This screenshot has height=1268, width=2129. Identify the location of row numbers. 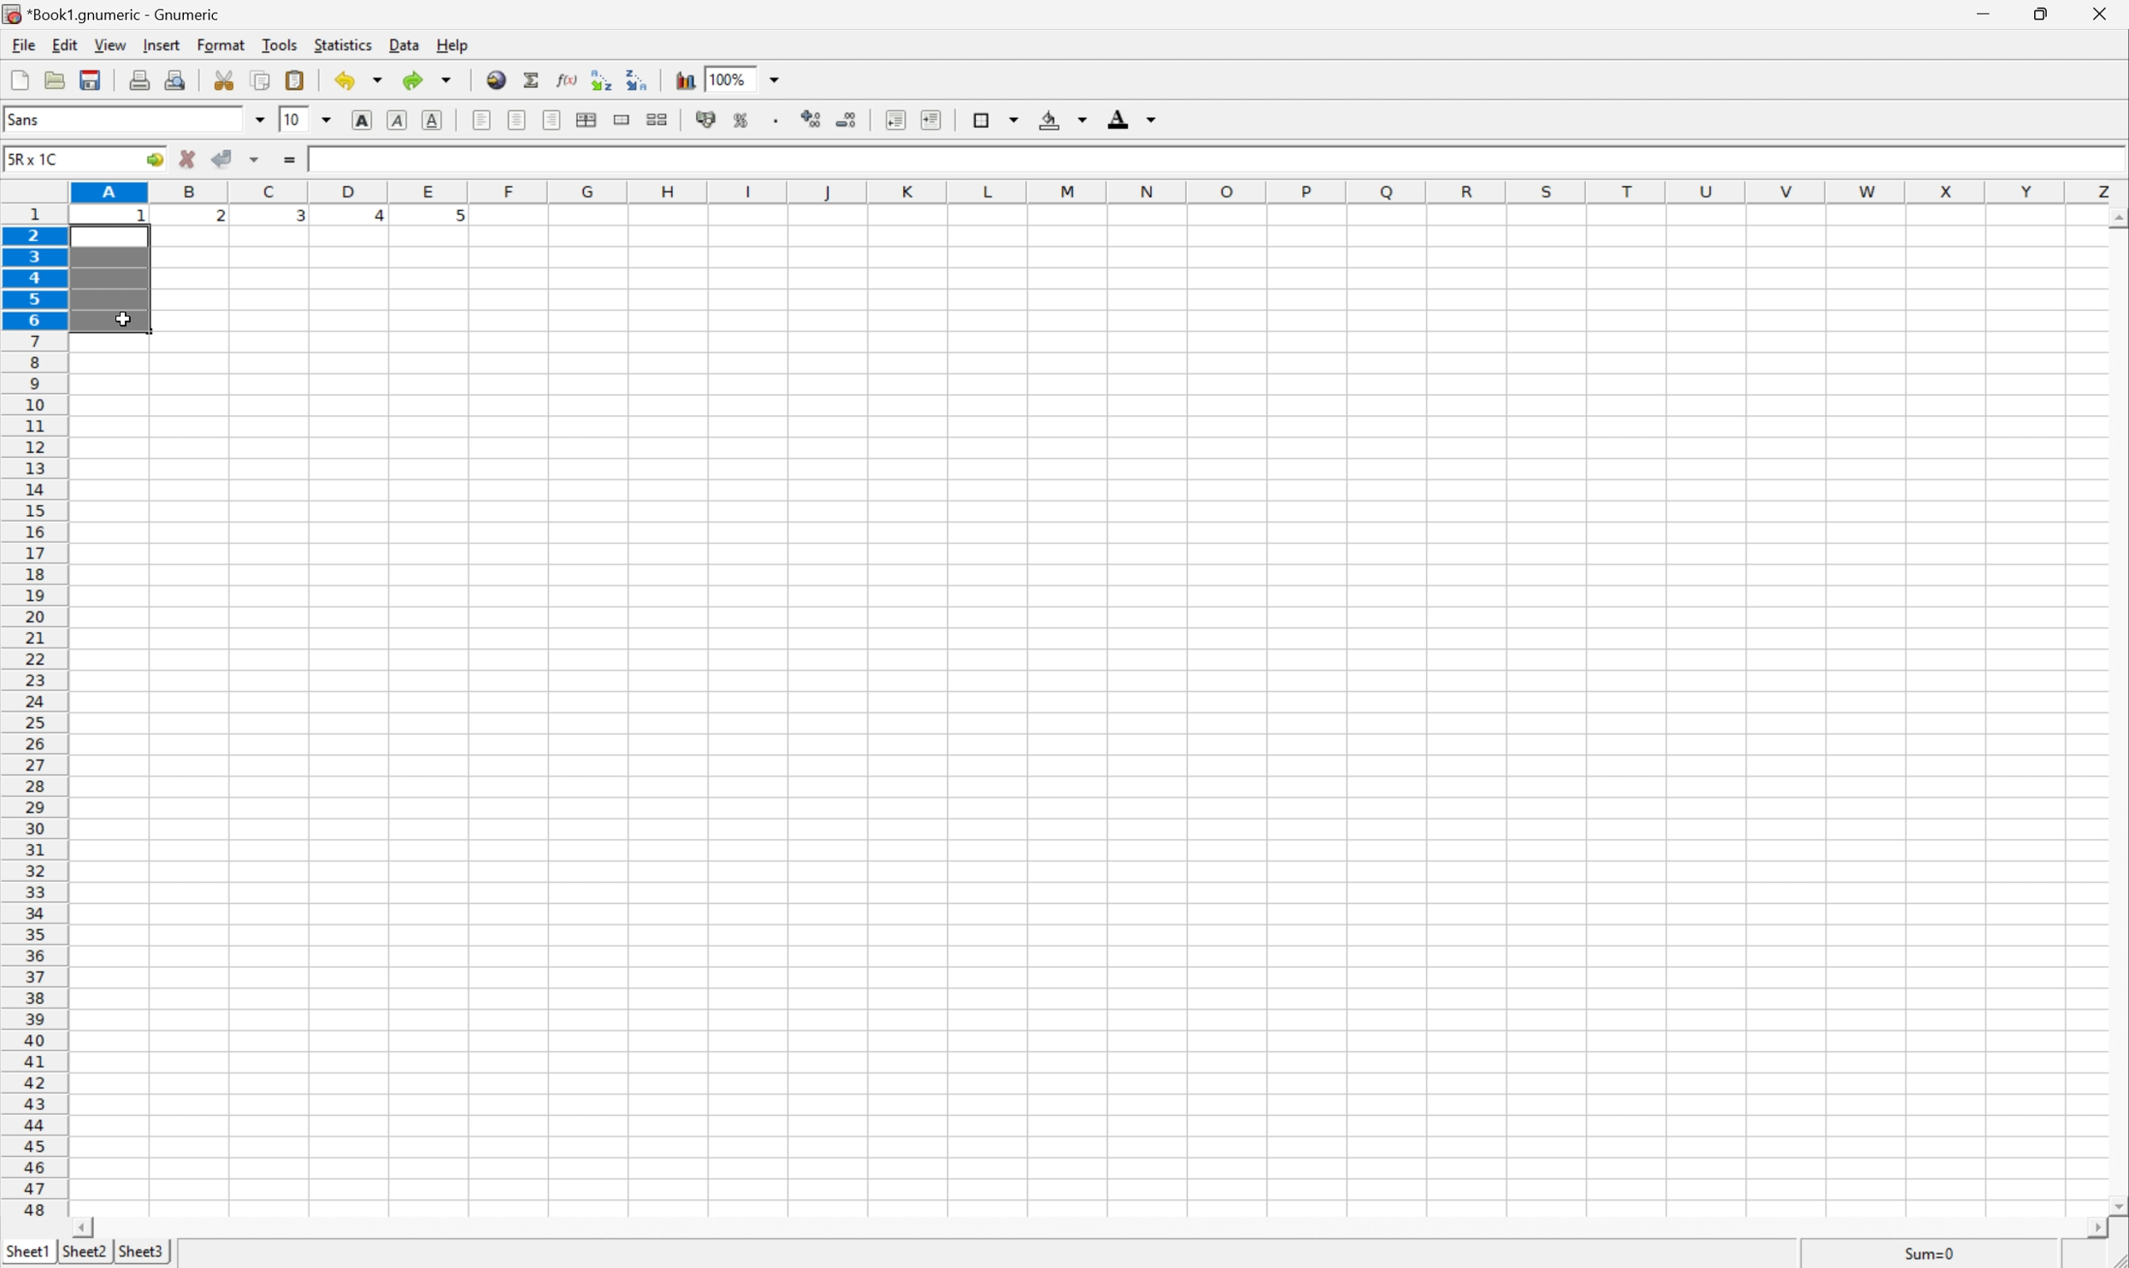
(34, 711).